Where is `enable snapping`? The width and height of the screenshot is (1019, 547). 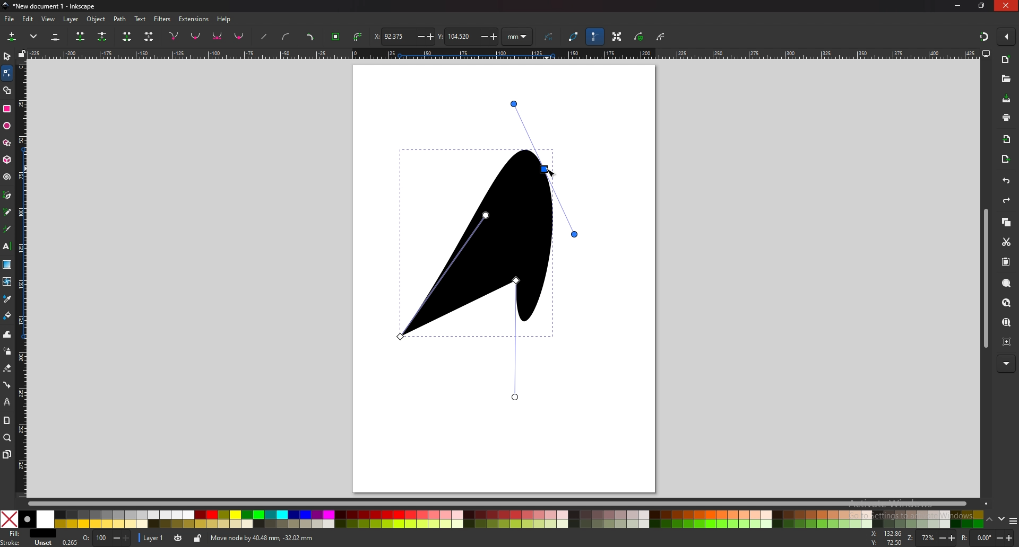 enable snapping is located at coordinates (1006, 36).